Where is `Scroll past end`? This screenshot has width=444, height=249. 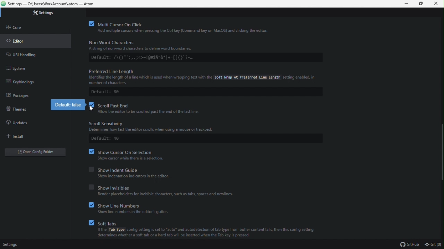 Scroll past end is located at coordinates (147, 105).